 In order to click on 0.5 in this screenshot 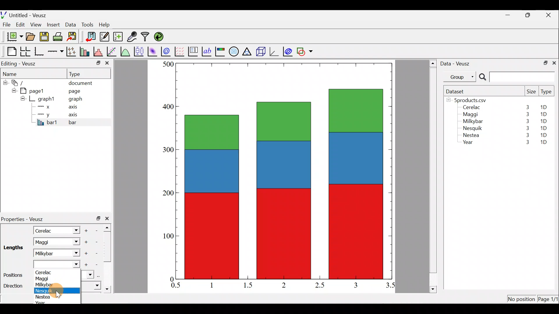, I will do `click(176, 286)`.